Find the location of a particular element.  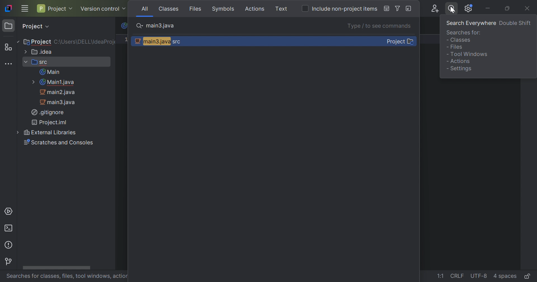

Problems is located at coordinates (10, 246).